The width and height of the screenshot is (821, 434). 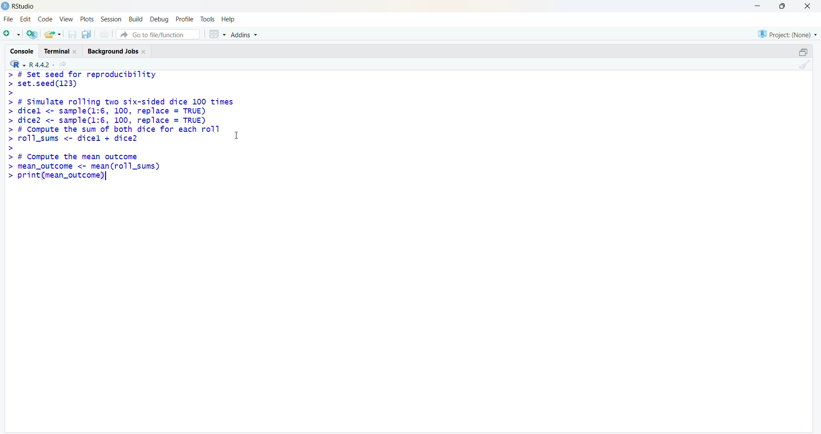 I want to click on clean, so click(x=805, y=64).